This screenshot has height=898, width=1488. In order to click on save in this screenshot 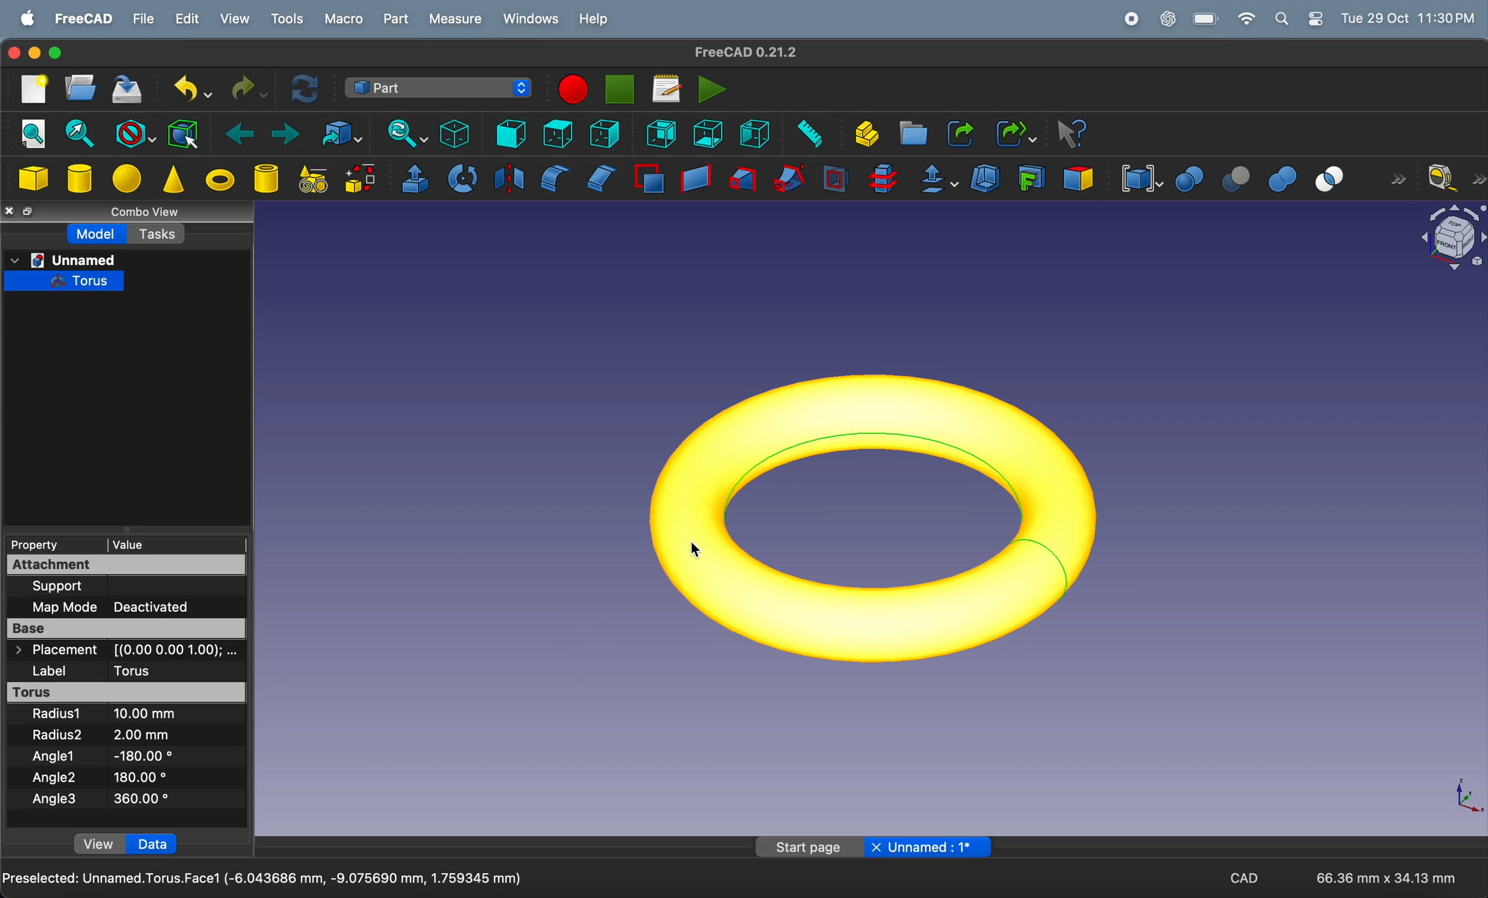, I will do `click(132, 91)`.